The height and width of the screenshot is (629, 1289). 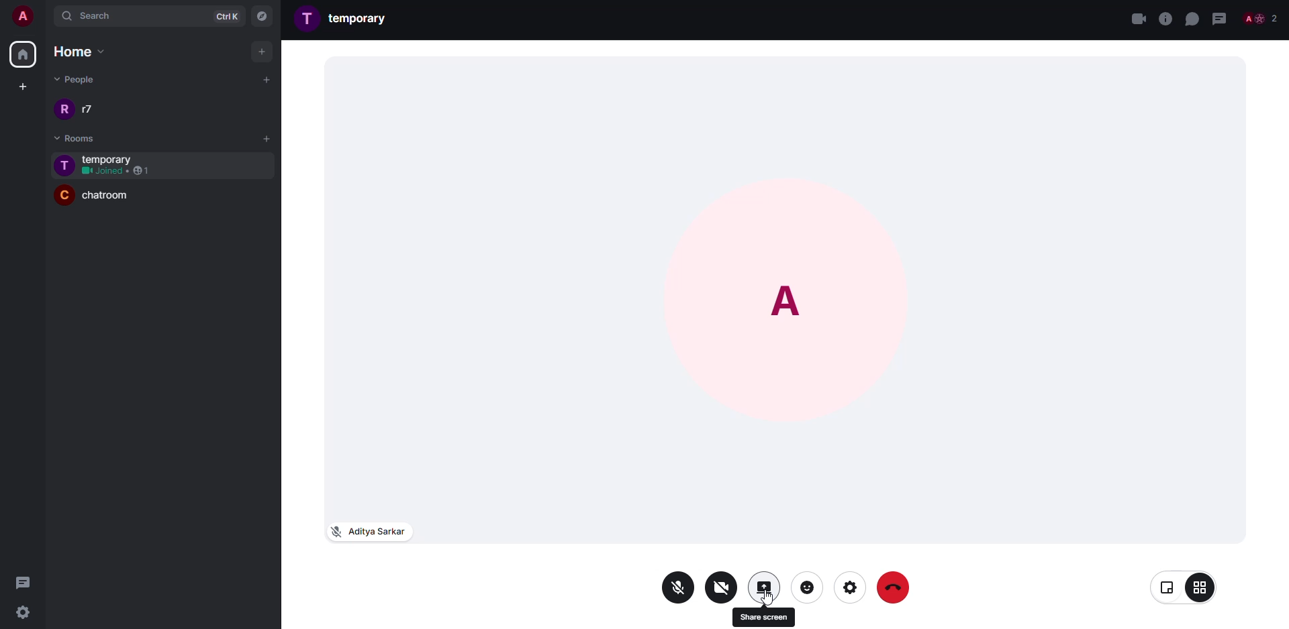 What do you see at coordinates (808, 586) in the screenshot?
I see `reaction` at bounding box center [808, 586].